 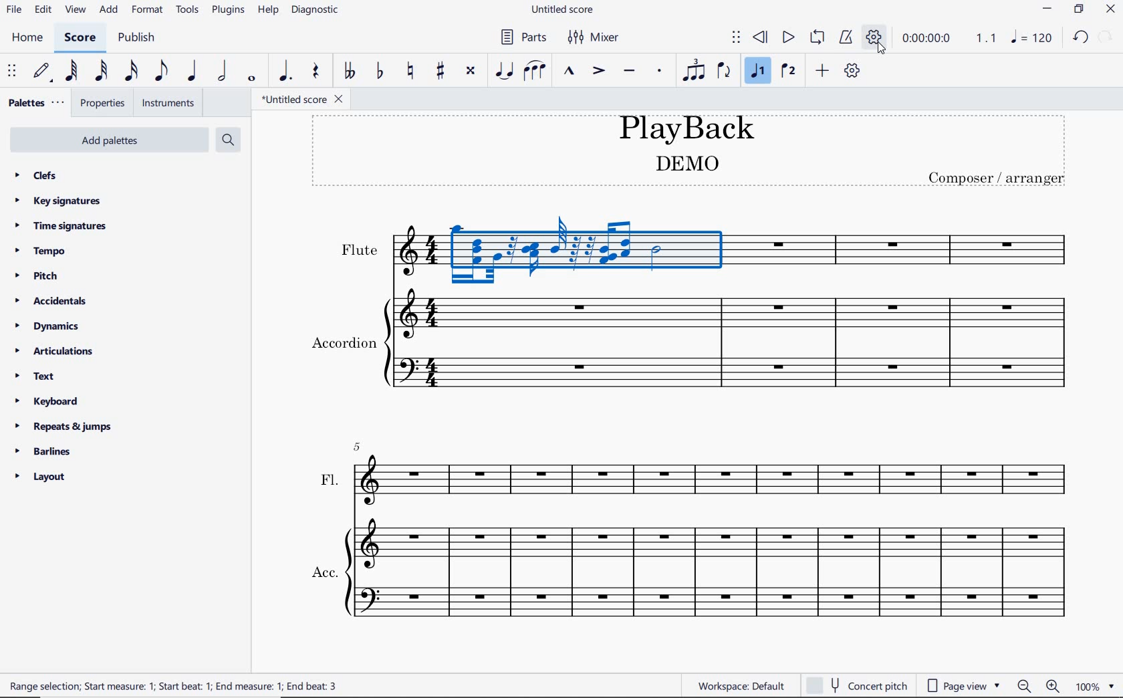 What do you see at coordinates (108, 9) in the screenshot?
I see `add` at bounding box center [108, 9].